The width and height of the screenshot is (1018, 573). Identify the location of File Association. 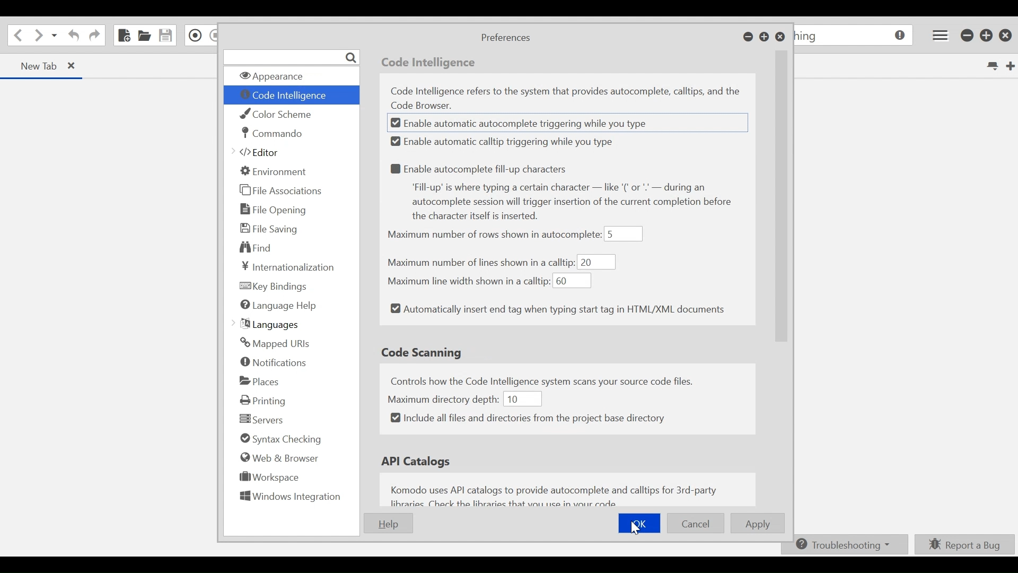
(282, 191).